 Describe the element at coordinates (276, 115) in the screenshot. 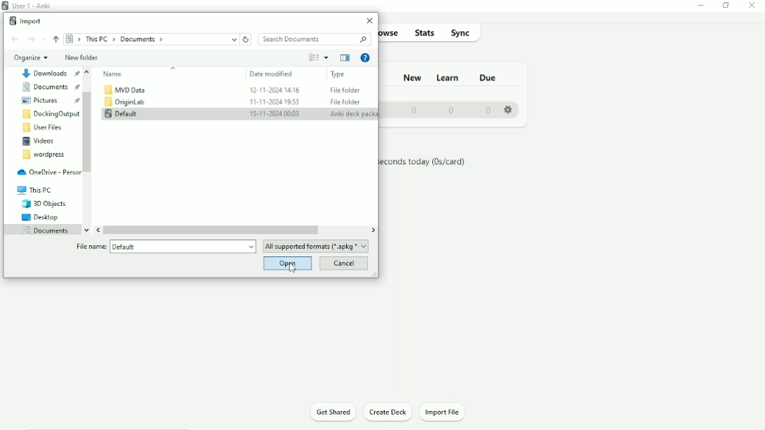

I see `15-11-2024    00:03` at that location.